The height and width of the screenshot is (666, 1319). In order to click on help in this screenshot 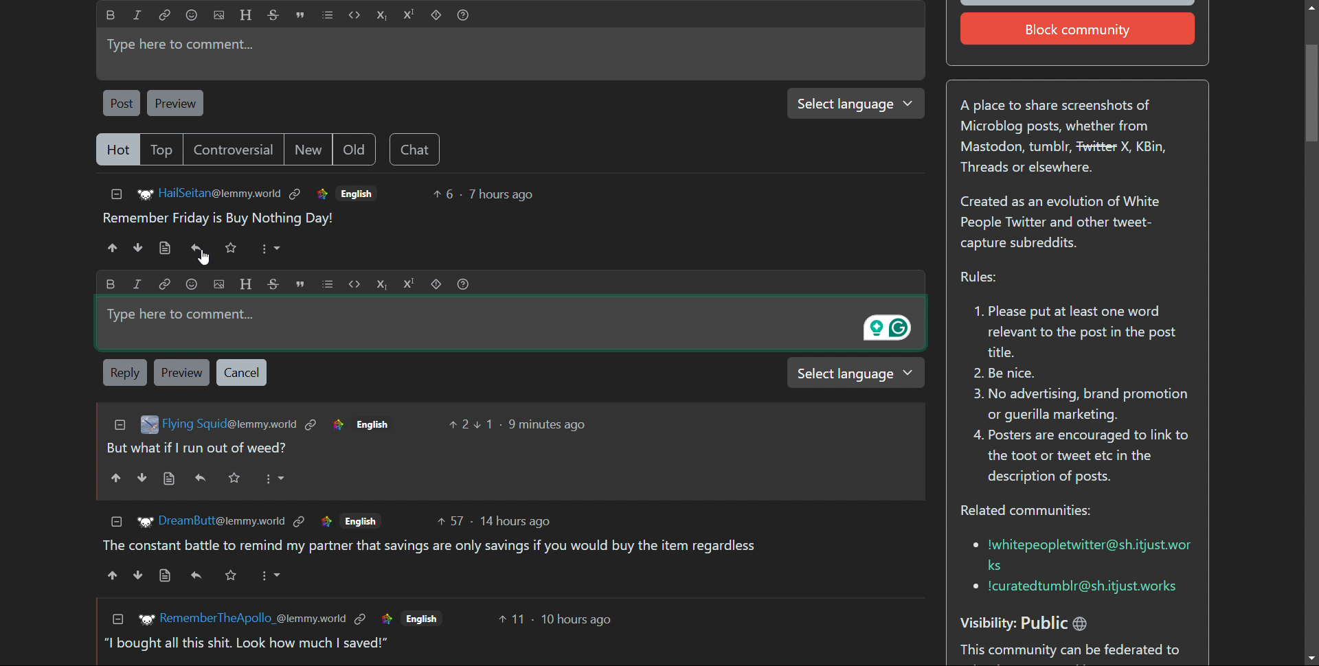, I will do `click(466, 283)`.